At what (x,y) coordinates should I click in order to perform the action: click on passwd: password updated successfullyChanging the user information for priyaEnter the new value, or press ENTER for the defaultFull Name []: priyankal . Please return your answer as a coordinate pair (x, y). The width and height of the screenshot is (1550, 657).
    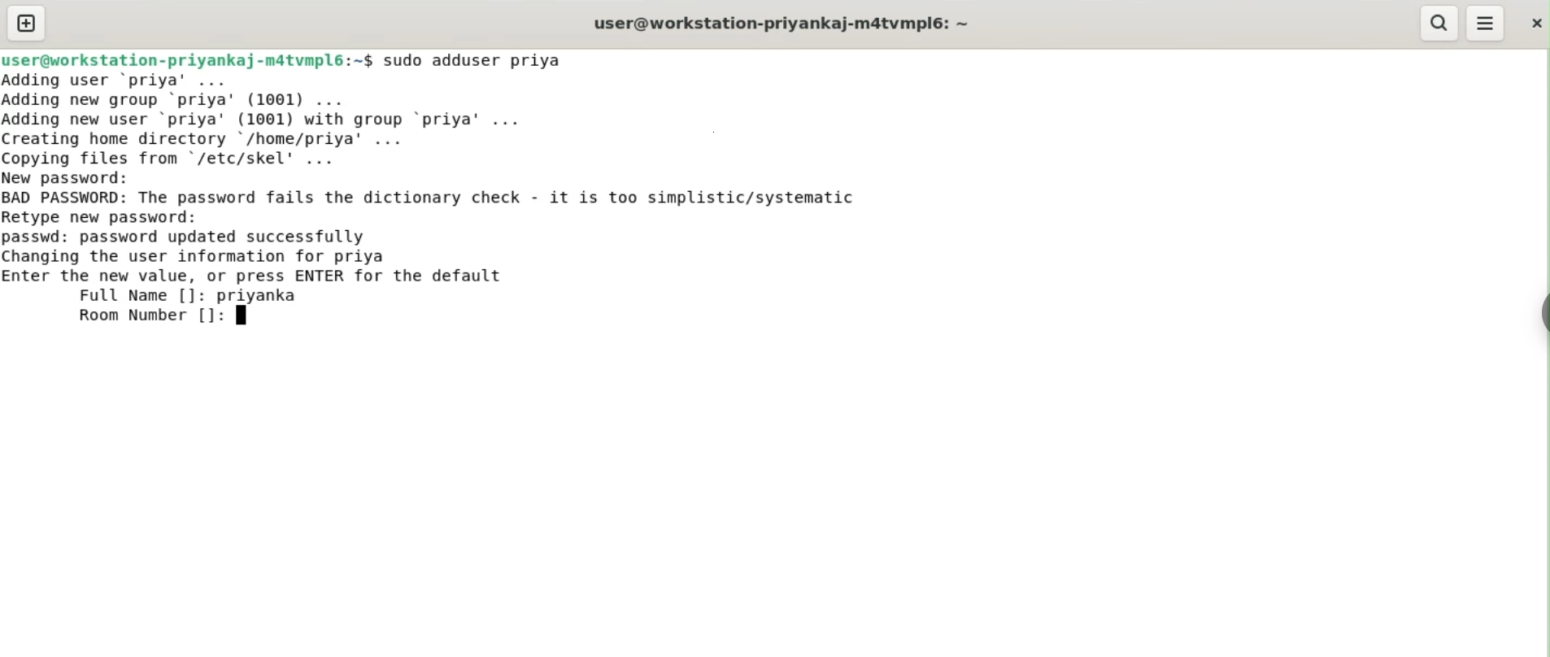
    Looking at the image, I should click on (255, 267).